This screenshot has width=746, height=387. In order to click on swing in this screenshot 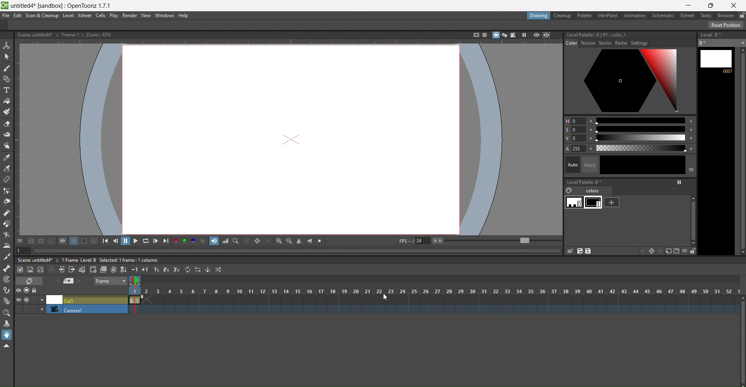, I will do `click(207, 270)`.